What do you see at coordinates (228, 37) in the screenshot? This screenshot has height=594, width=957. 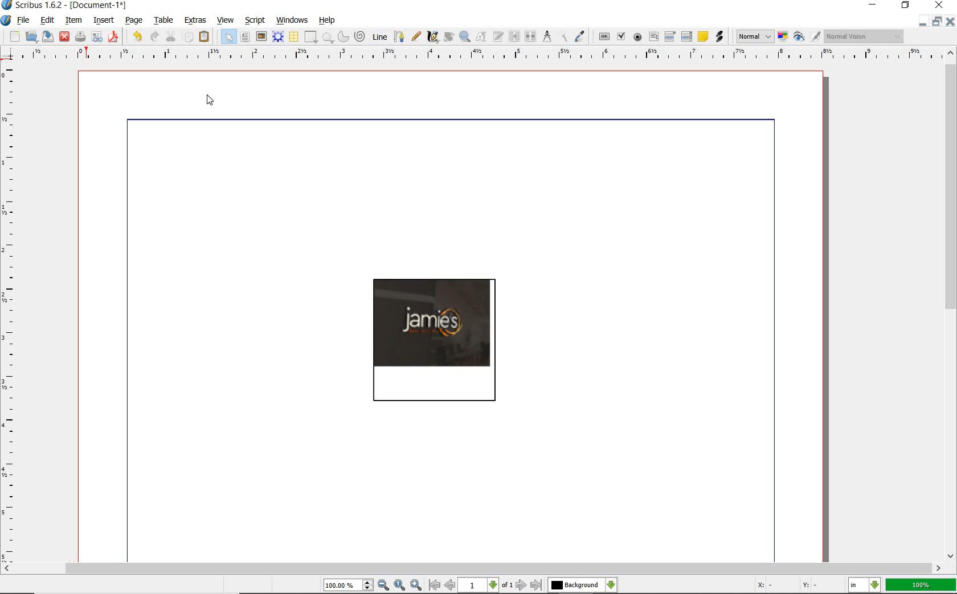 I see `select` at bounding box center [228, 37].